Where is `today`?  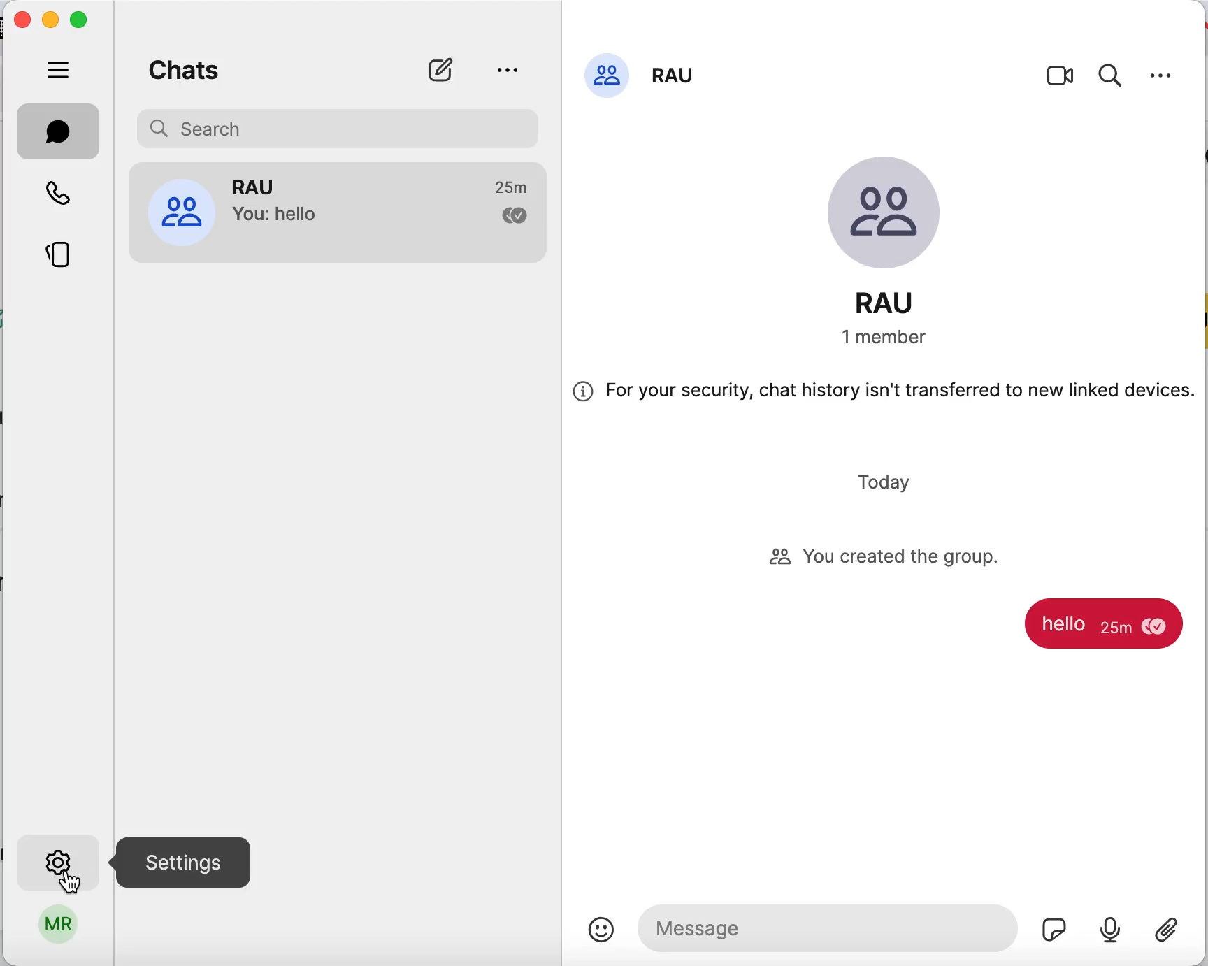 today is located at coordinates (891, 486).